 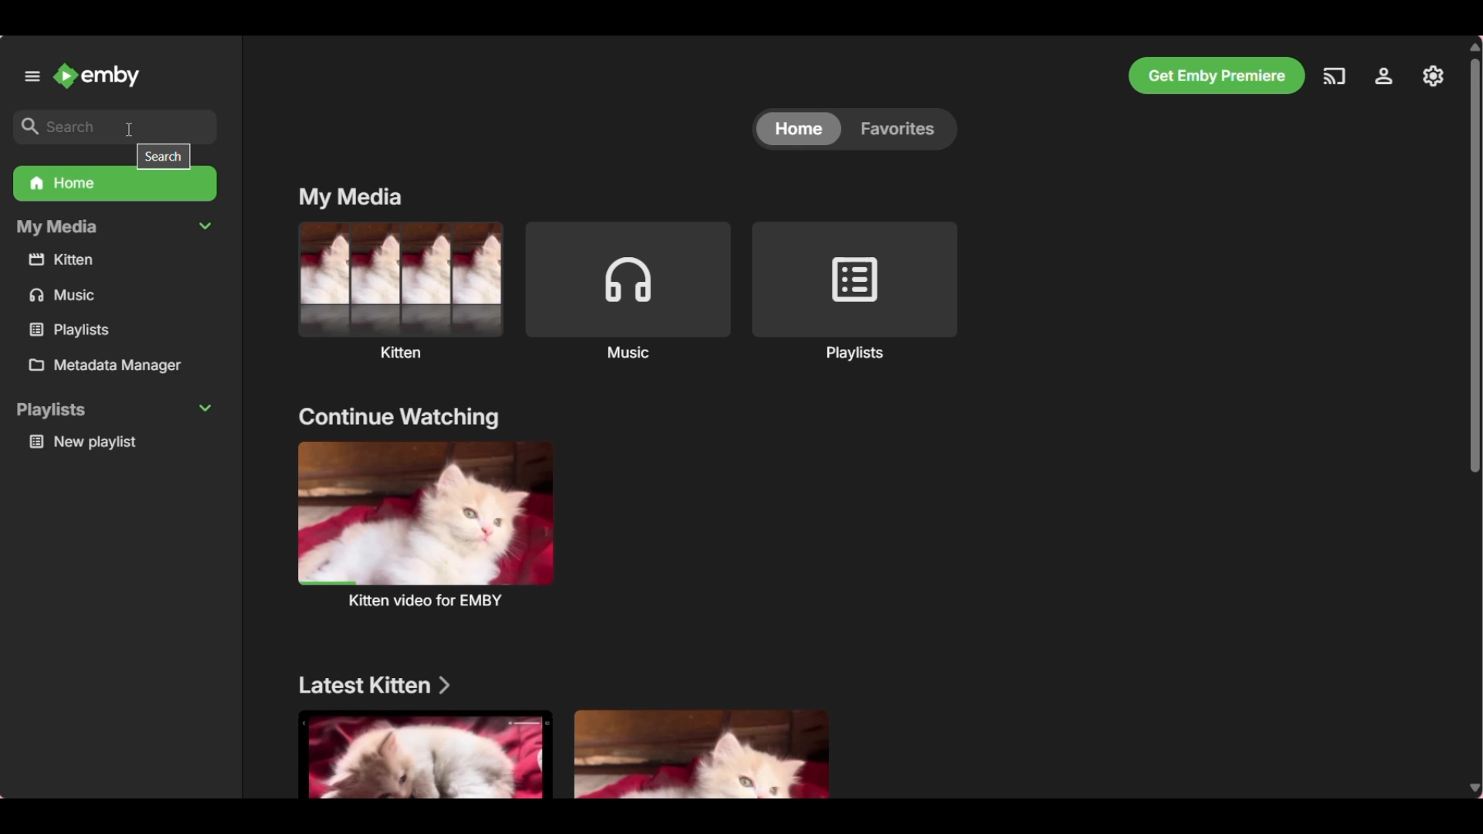 What do you see at coordinates (1217, 76) in the screenshot?
I see `Get Emby Premiere` at bounding box center [1217, 76].